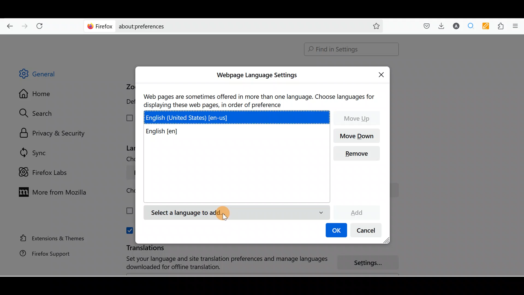  I want to click on English [en], so click(168, 132).